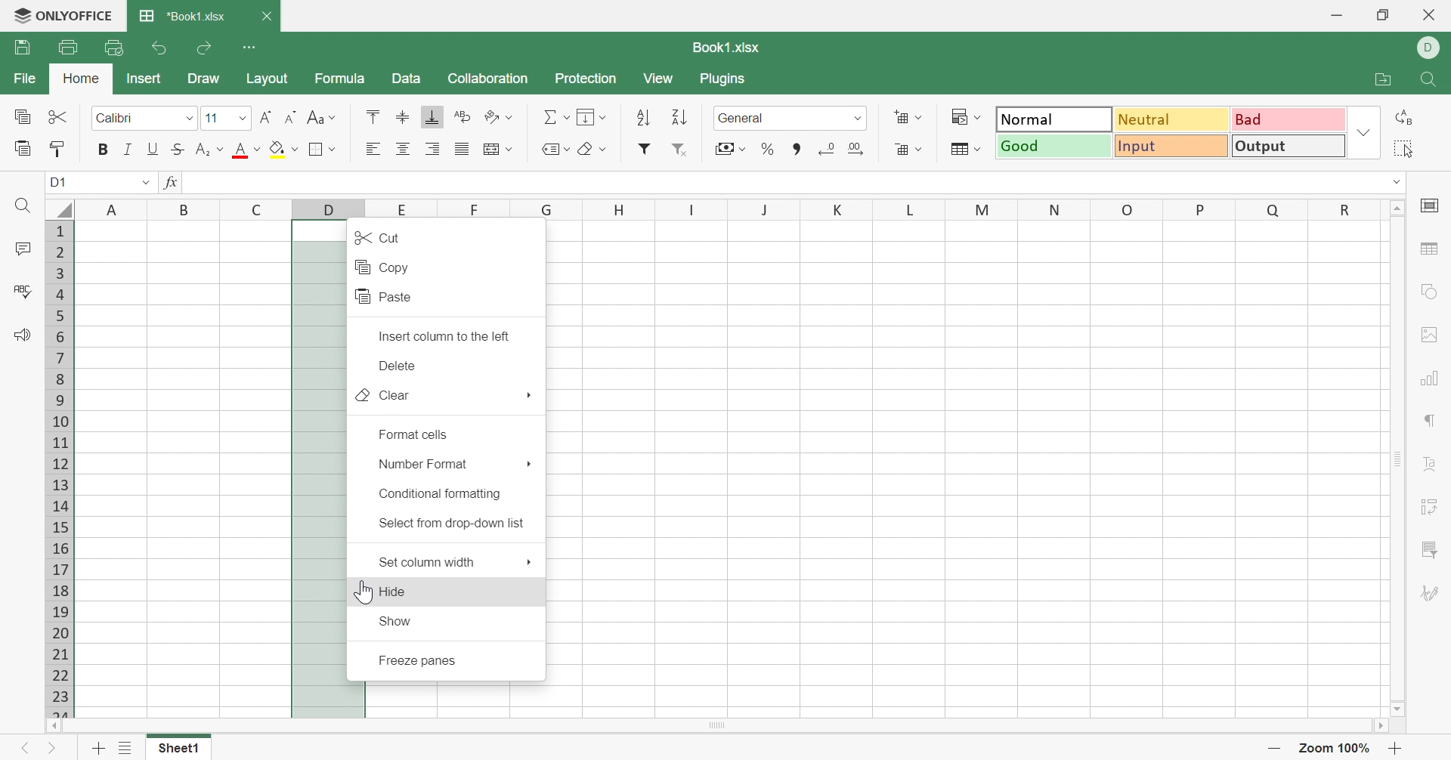 This screenshot has height=760, width=1451. I want to click on List of sheets, so click(127, 748).